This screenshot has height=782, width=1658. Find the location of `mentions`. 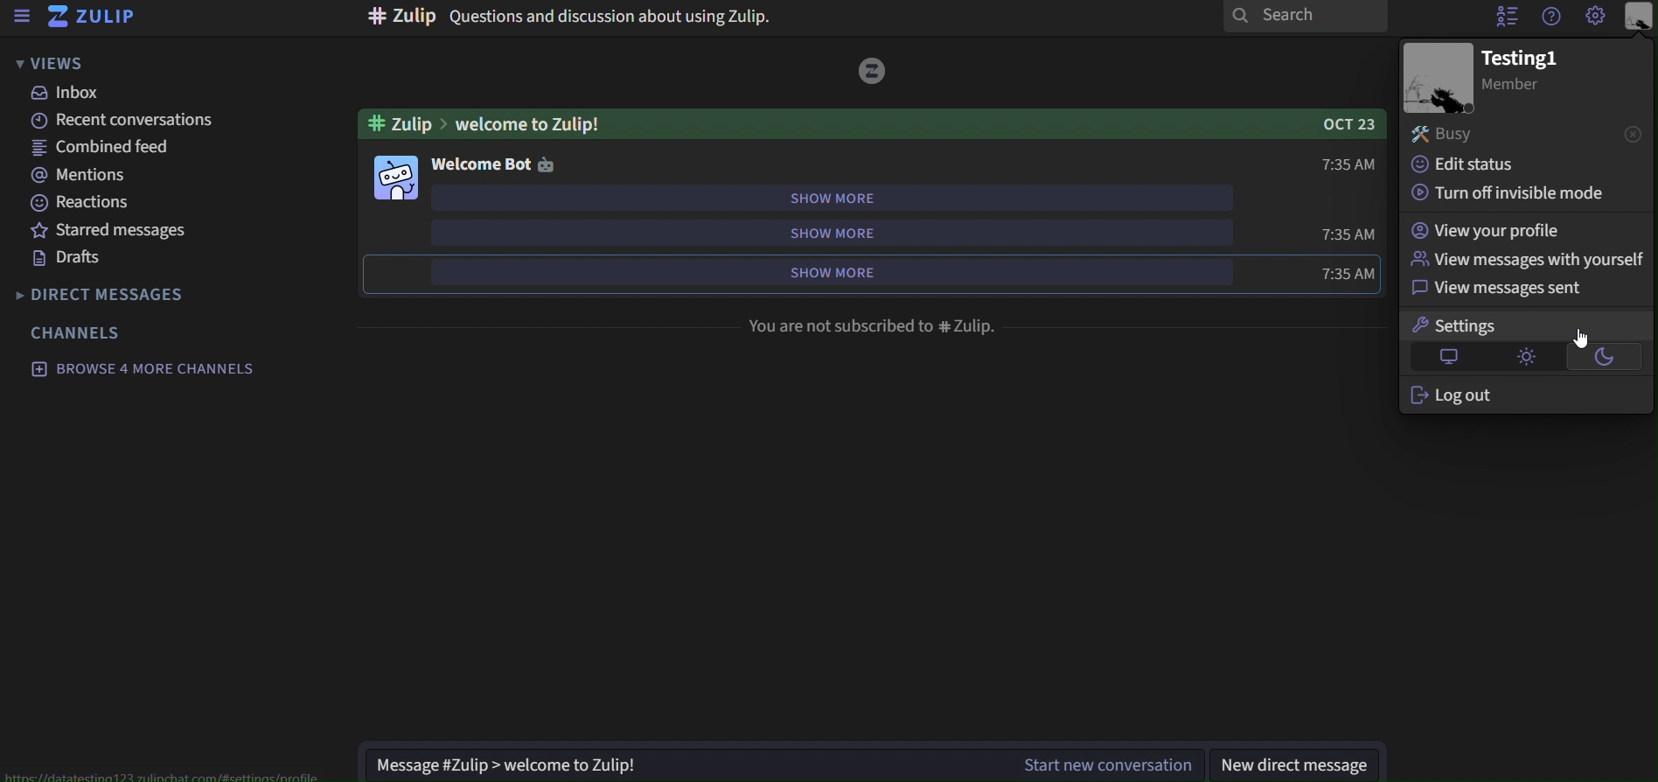

mentions is located at coordinates (156, 172).